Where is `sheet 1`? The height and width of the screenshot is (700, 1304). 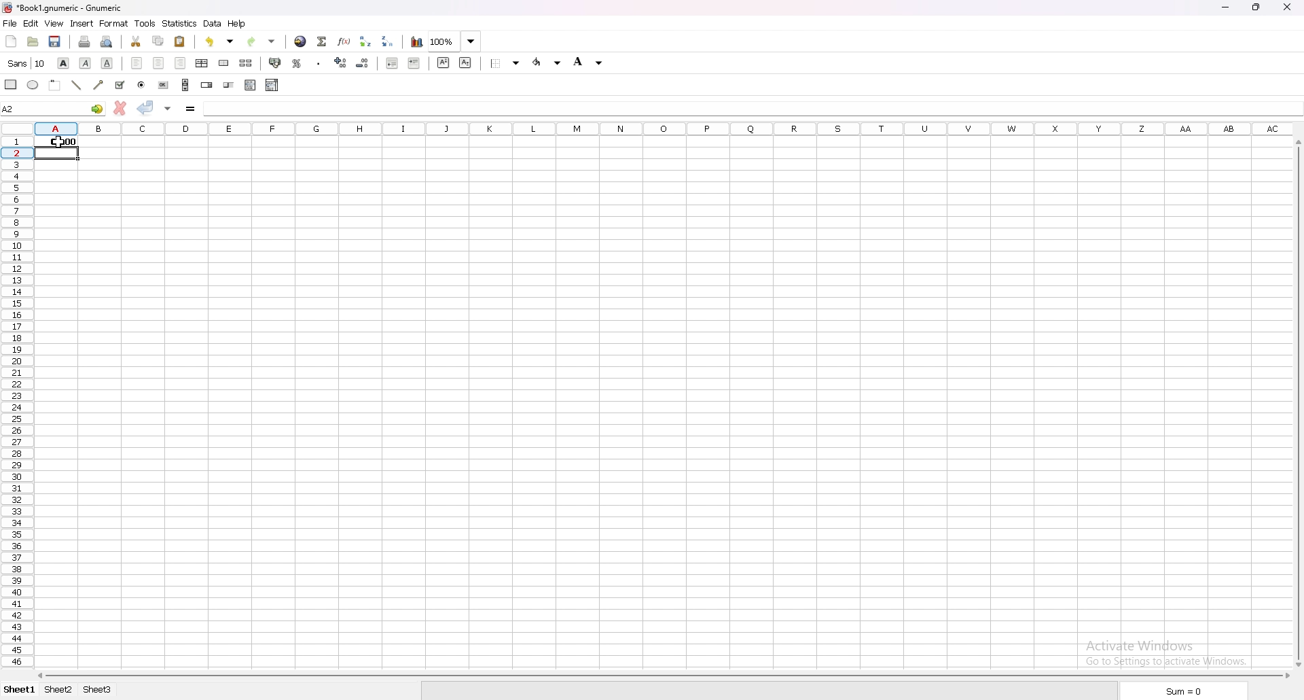 sheet 1 is located at coordinates (20, 690).